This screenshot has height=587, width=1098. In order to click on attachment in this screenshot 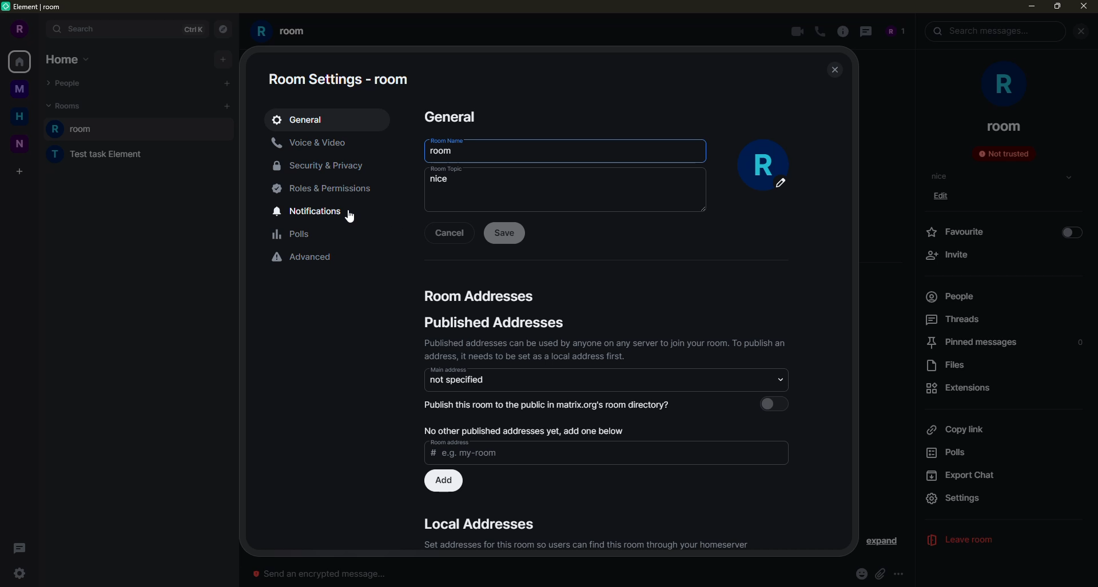, I will do `click(881, 573)`.